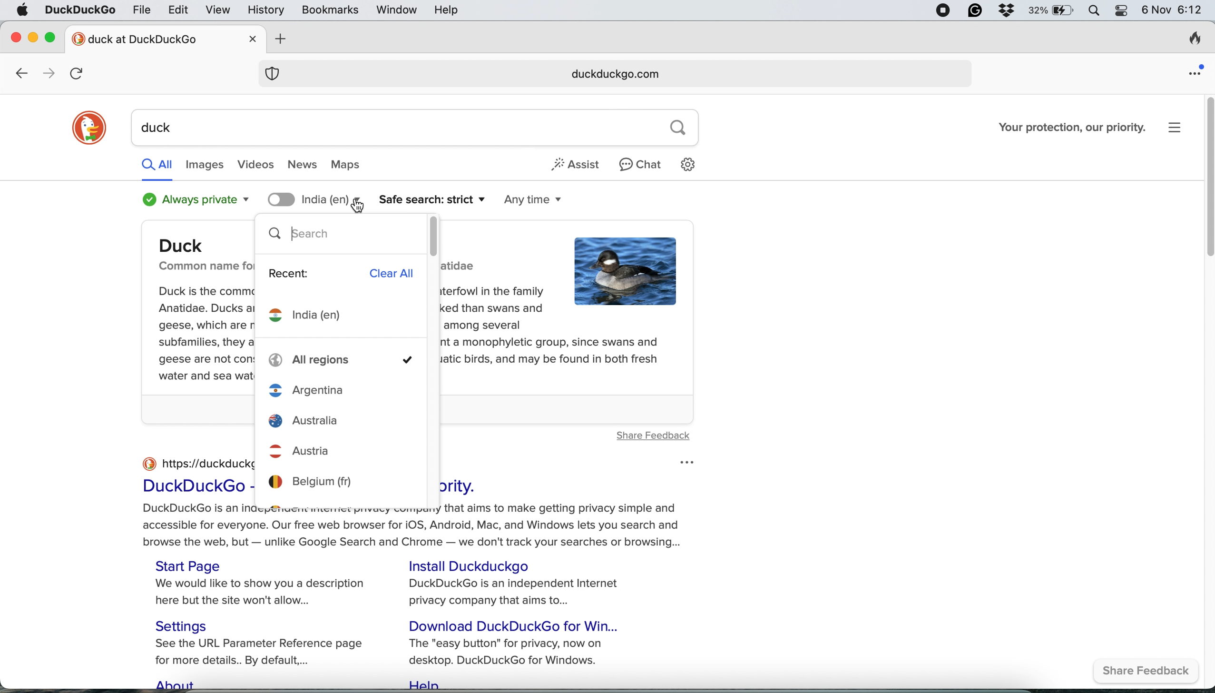  I want to click on all regions, so click(343, 360).